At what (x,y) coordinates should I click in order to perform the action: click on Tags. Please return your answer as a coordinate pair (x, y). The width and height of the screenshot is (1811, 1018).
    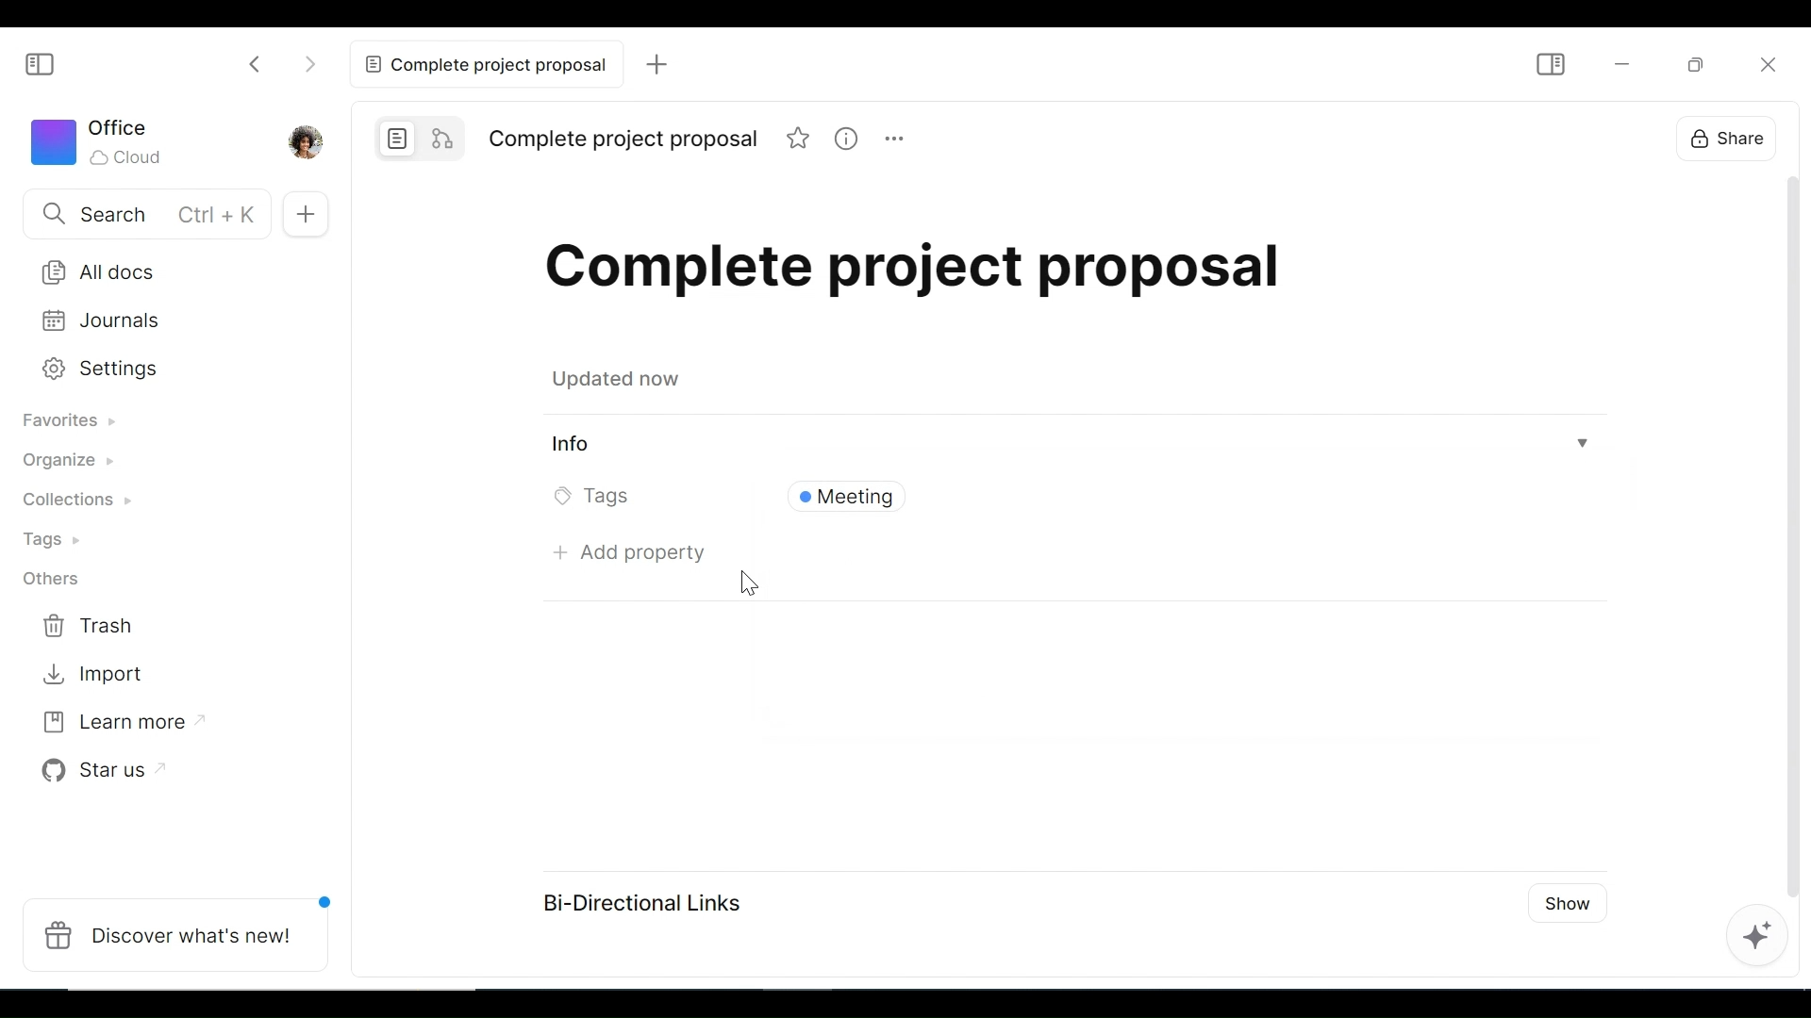
    Looking at the image, I should click on (599, 495).